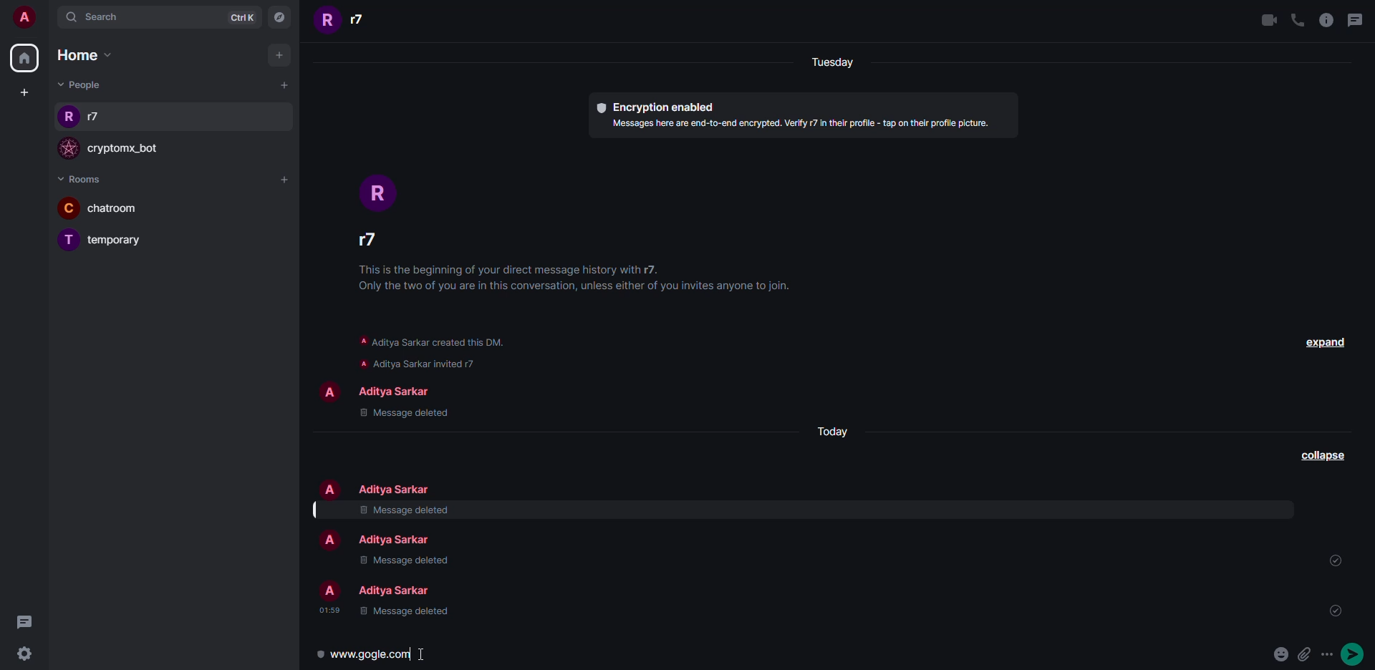  Describe the element at coordinates (241, 16) in the screenshot. I see `ctrlK` at that location.